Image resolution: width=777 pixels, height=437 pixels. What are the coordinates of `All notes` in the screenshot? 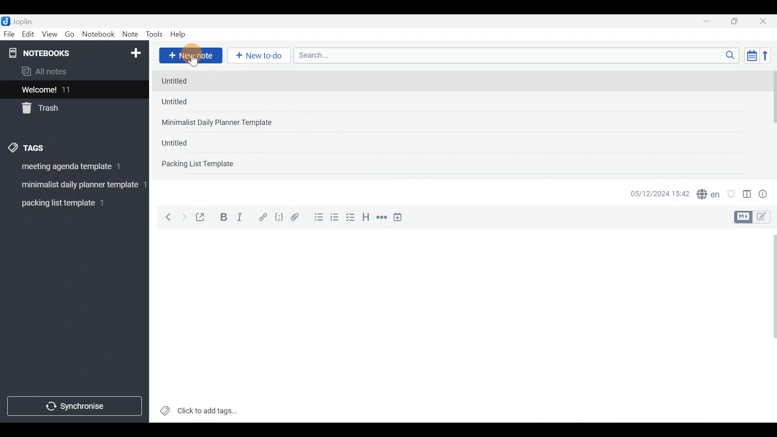 It's located at (72, 72).